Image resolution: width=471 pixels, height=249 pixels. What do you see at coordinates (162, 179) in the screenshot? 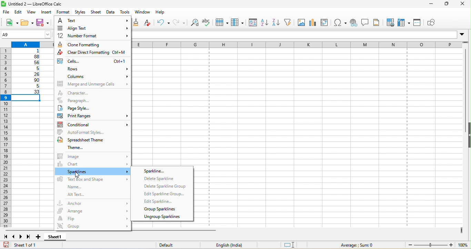
I see `delete sparkline` at bounding box center [162, 179].